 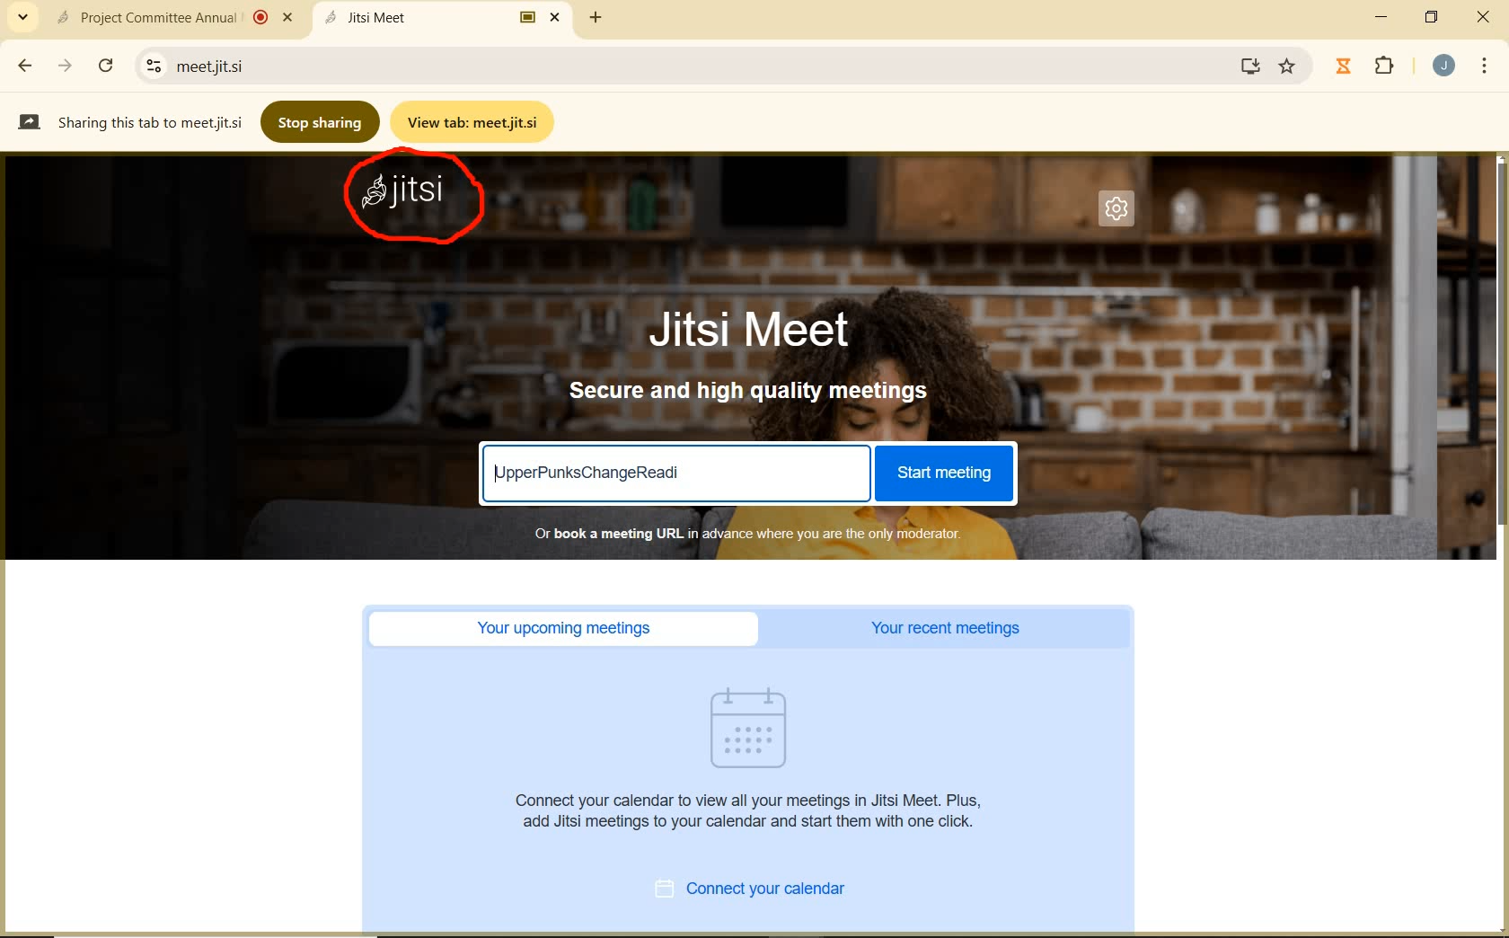 I want to click on VIEW TAB: MEET.JIT.SI, so click(x=476, y=121).